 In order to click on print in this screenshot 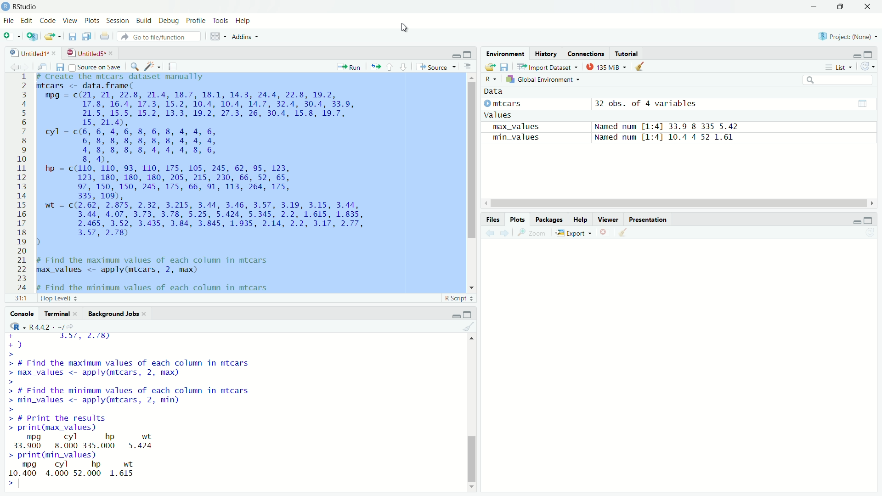, I will do `click(104, 36)`.